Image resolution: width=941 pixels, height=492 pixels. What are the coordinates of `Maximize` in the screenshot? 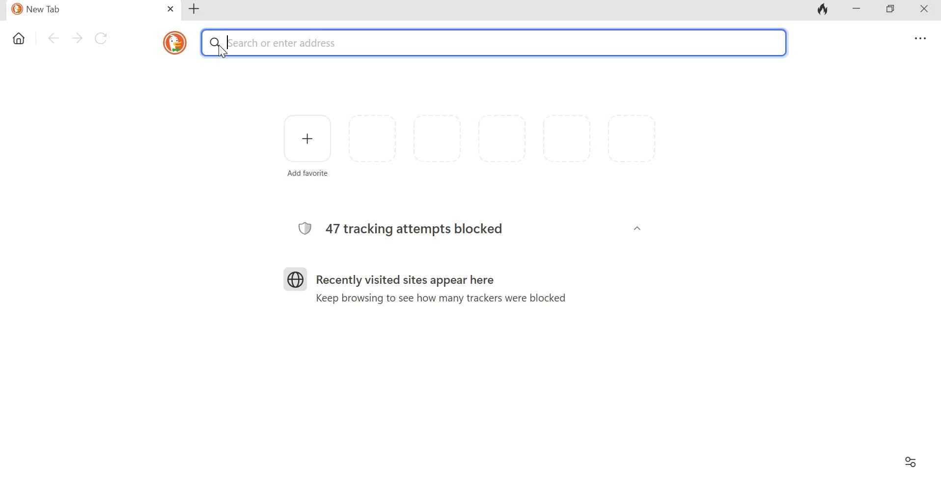 It's located at (892, 9).